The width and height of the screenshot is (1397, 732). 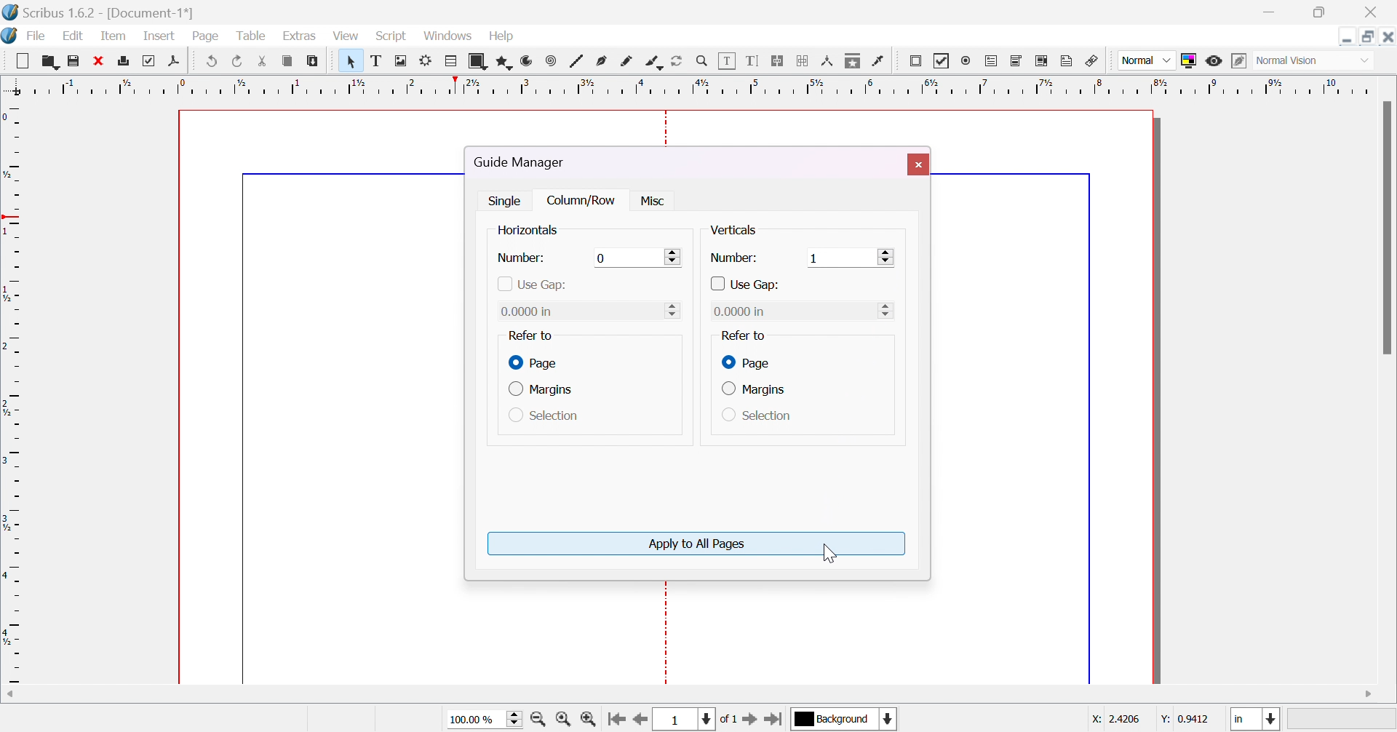 I want to click on render frame, so click(x=429, y=60).